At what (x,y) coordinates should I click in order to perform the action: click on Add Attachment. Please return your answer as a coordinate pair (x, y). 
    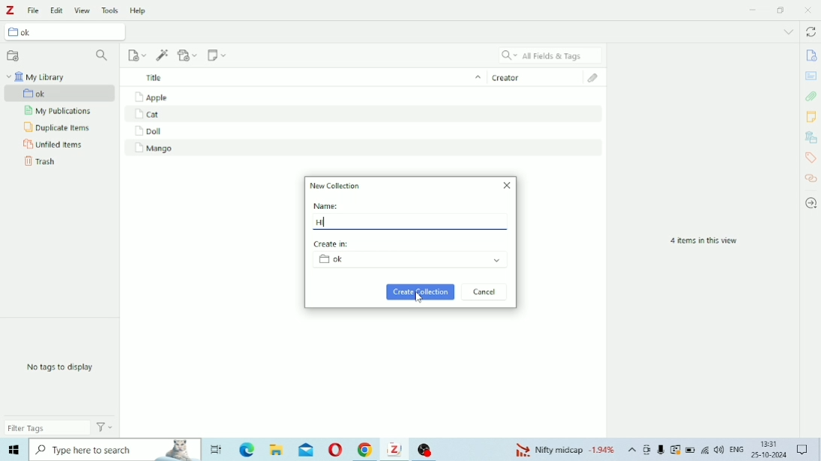
    Looking at the image, I should click on (189, 55).